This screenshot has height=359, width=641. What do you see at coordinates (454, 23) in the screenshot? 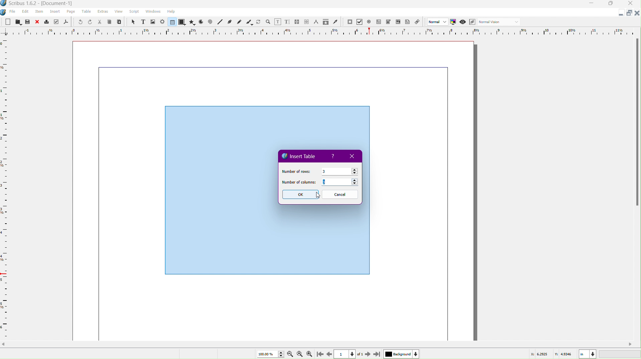
I see `Toggle Color Management System` at bounding box center [454, 23].